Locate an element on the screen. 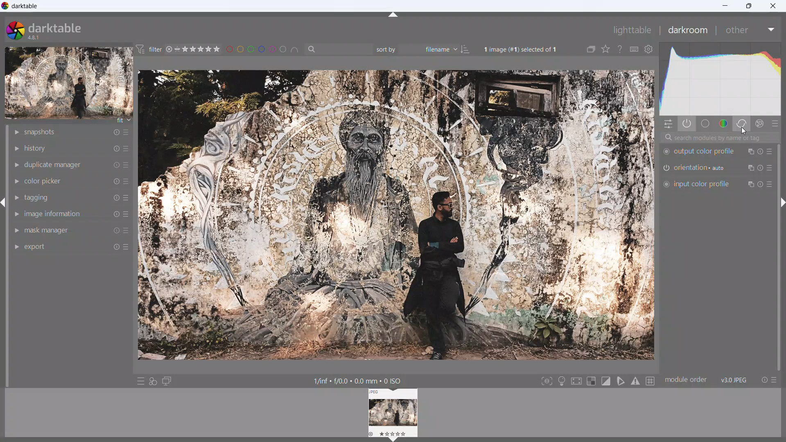 This screenshot has width=786, height=442. history is located at coordinates (36, 148).